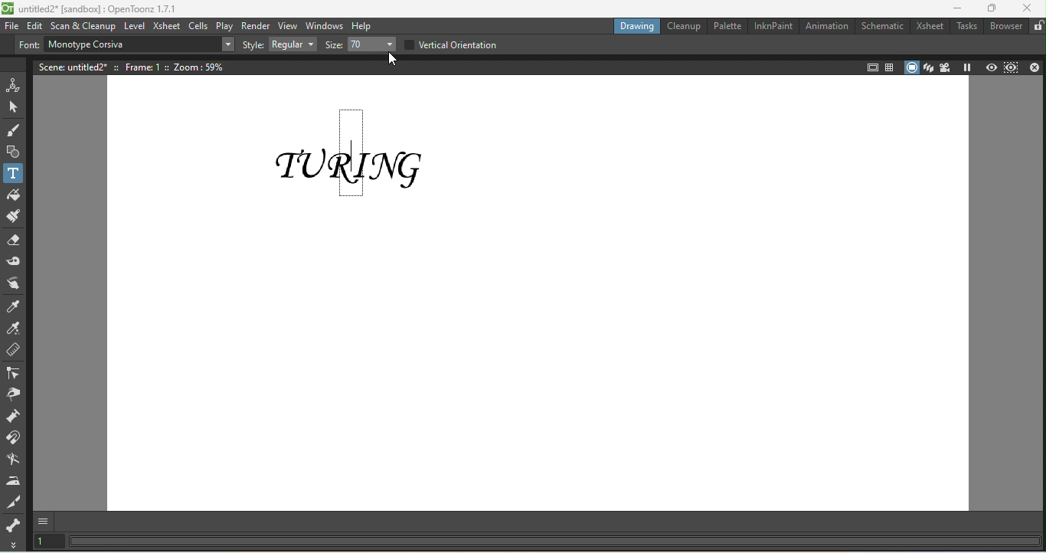 Image resolution: width=1046 pixels, height=553 pixels. What do you see at coordinates (1035, 67) in the screenshot?
I see `Close` at bounding box center [1035, 67].